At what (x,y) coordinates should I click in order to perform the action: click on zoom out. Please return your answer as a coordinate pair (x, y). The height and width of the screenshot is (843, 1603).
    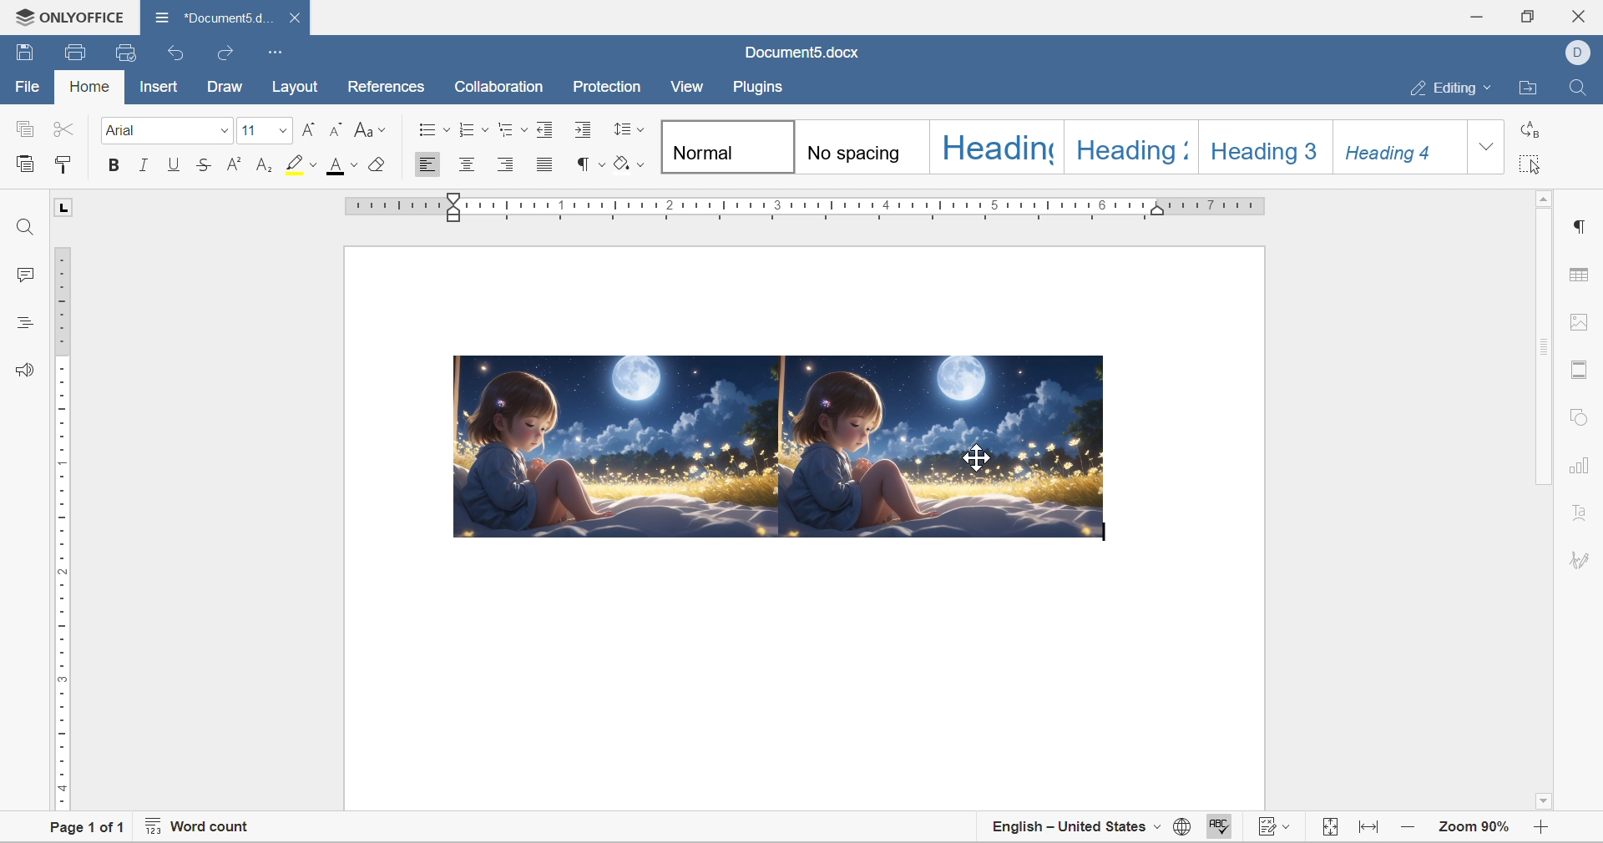
    Looking at the image, I should click on (1539, 830).